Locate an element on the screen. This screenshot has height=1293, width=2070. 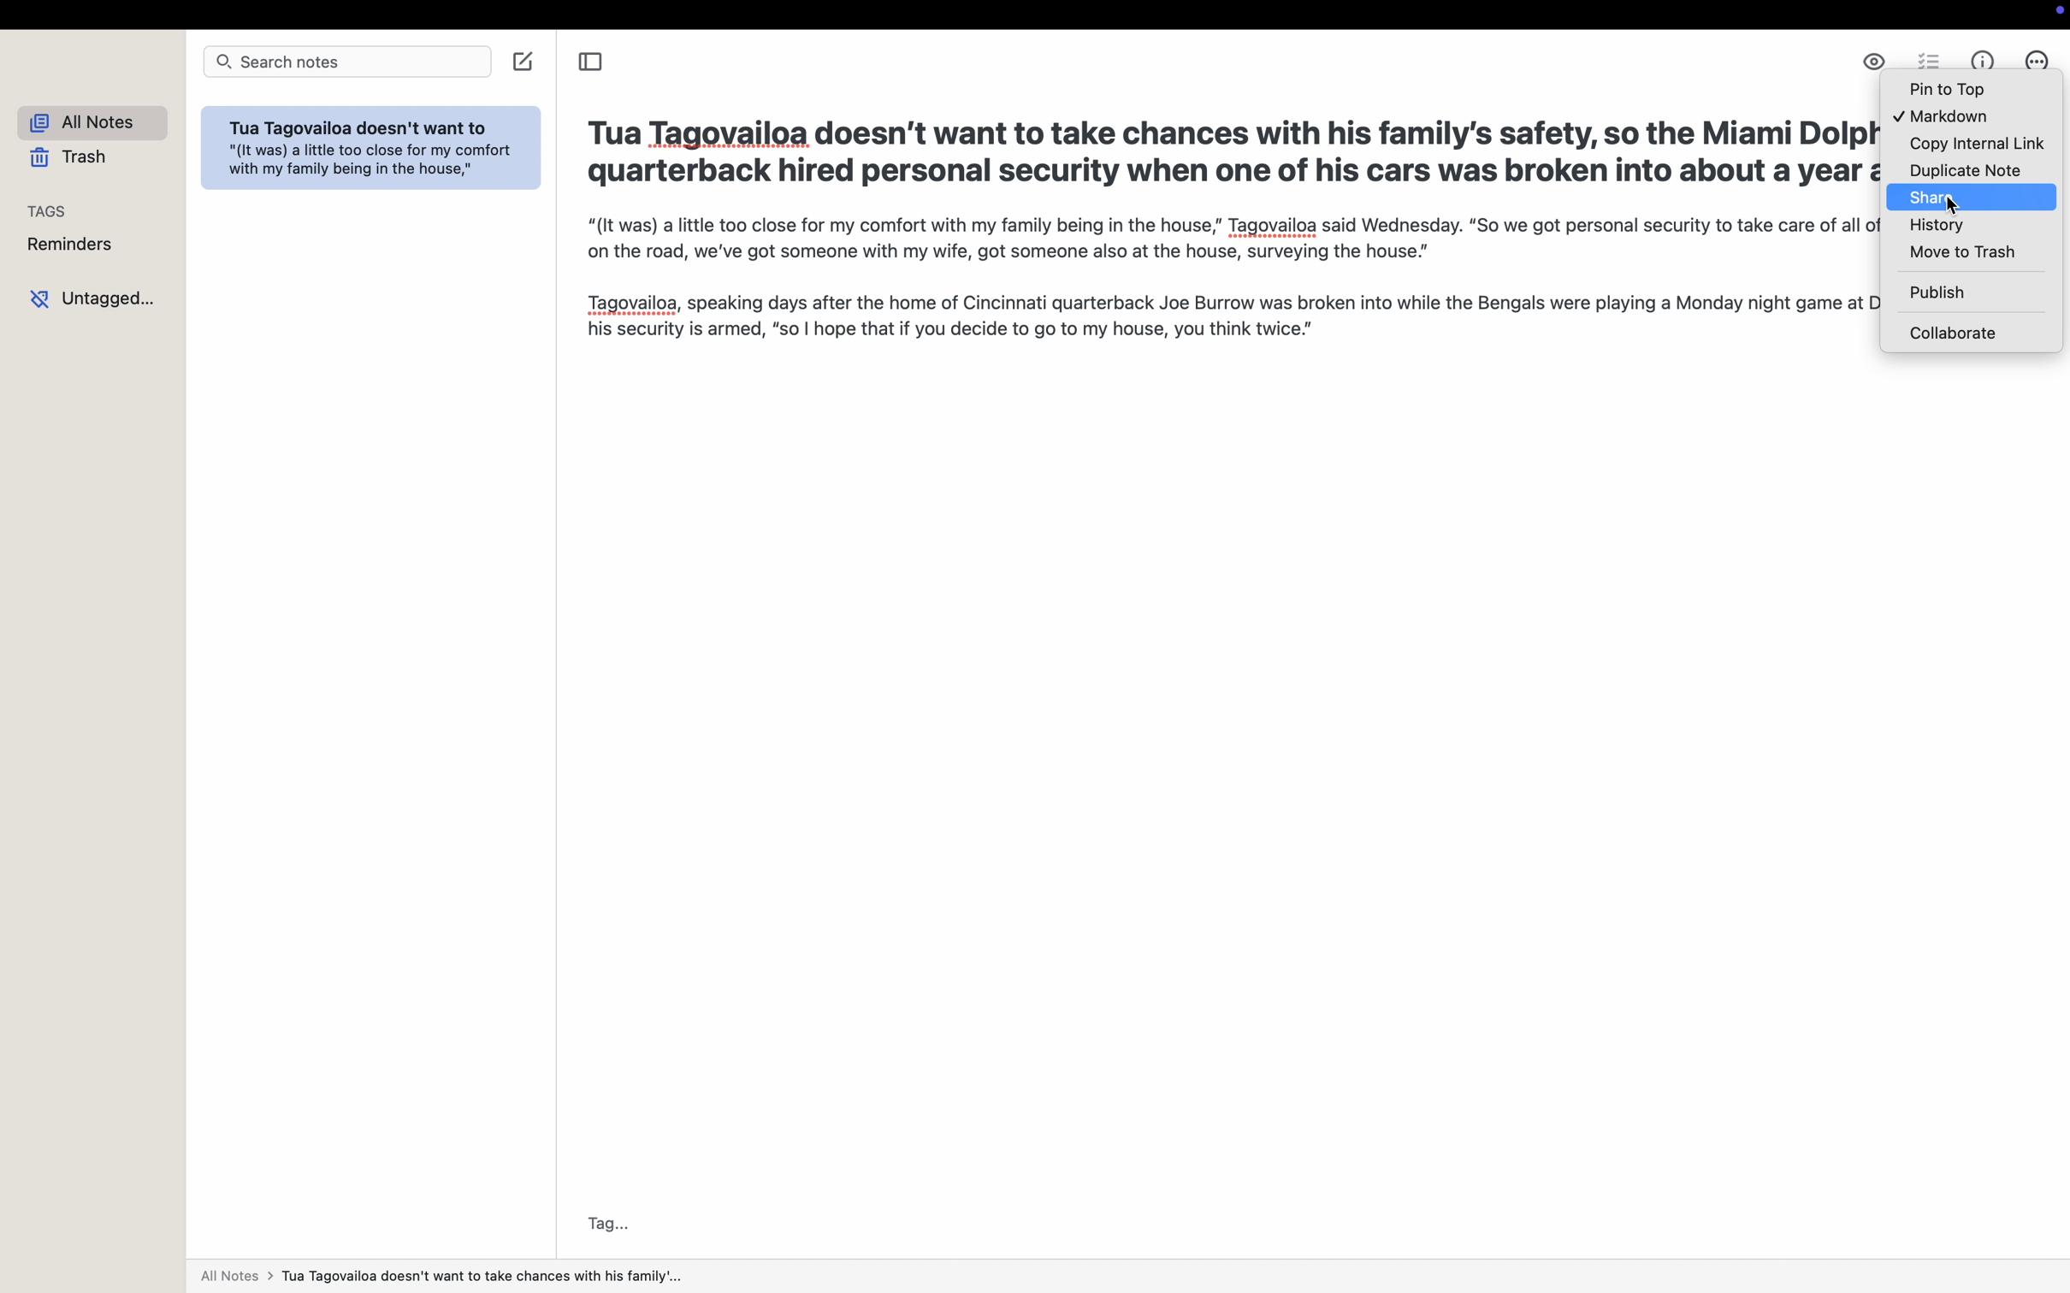
all notes is located at coordinates (86, 121).